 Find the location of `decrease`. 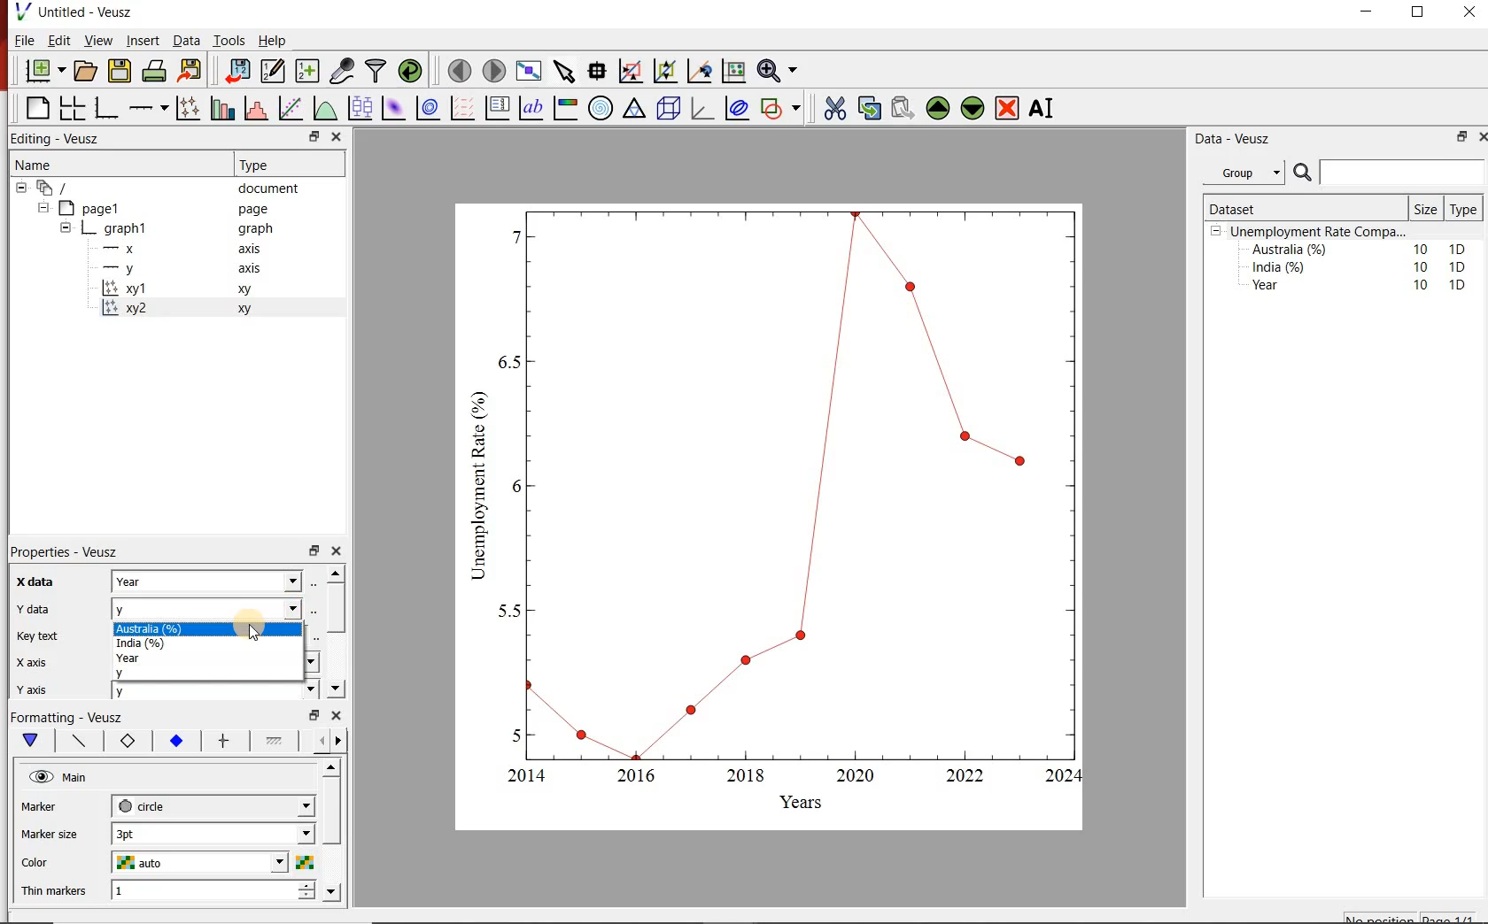

decrease is located at coordinates (306, 899).